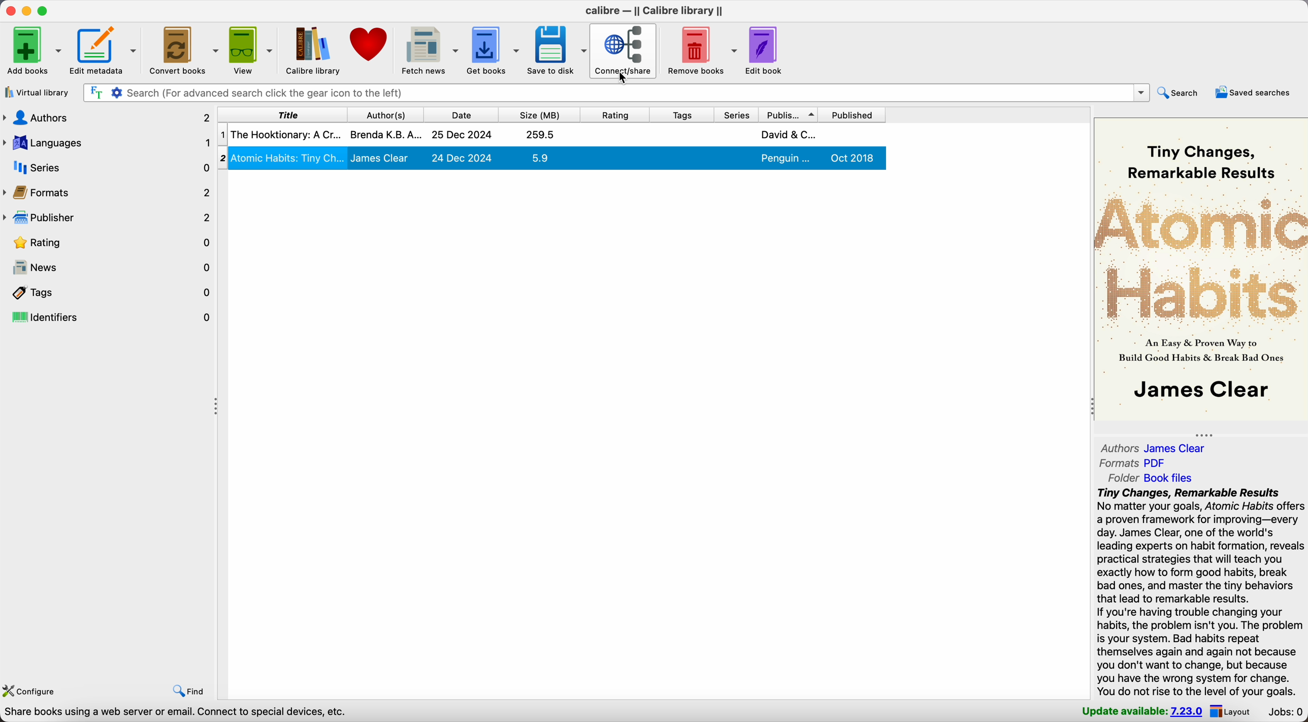 The height and width of the screenshot is (722, 1308). I want to click on tags, so click(108, 292).